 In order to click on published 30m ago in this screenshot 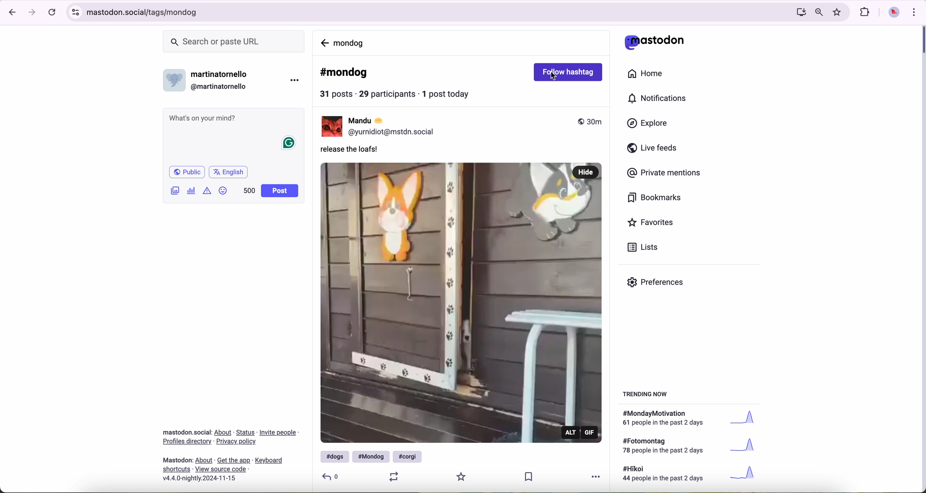, I will do `click(590, 121)`.